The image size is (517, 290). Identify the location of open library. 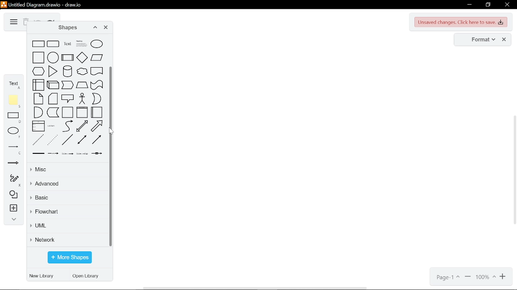
(88, 277).